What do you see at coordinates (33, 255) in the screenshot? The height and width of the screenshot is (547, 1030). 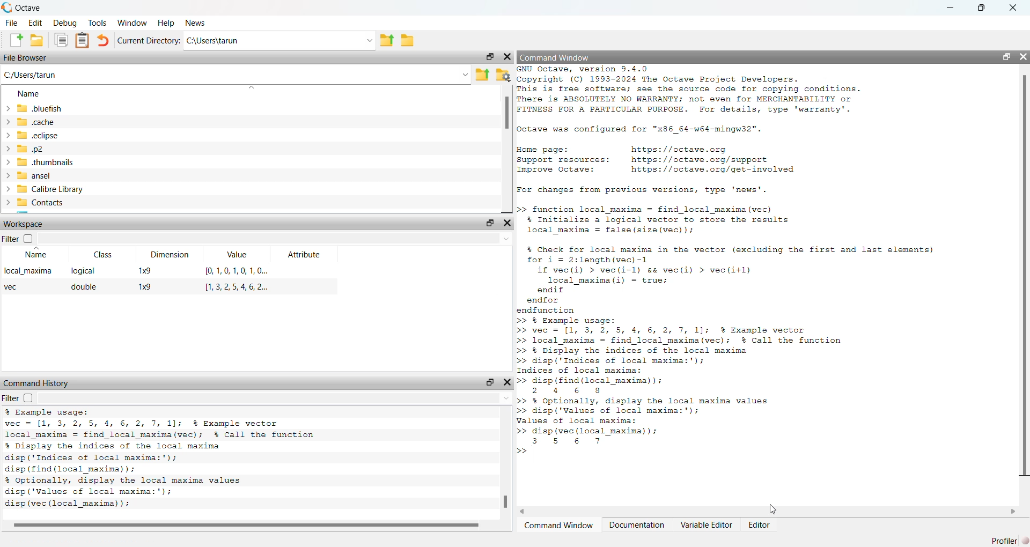 I see `Name` at bounding box center [33, 255].